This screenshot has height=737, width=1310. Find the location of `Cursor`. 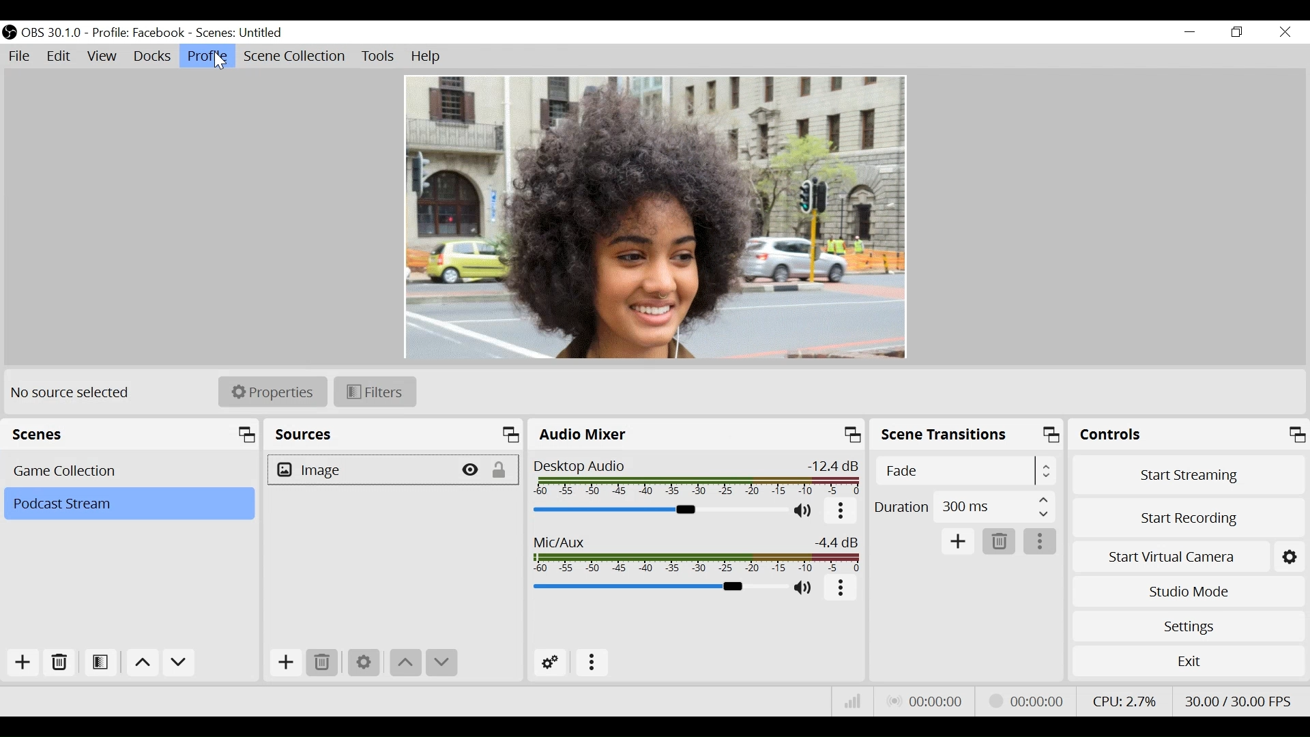

Cursor is located at coordinates (216, 61).